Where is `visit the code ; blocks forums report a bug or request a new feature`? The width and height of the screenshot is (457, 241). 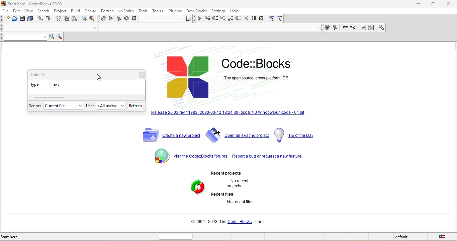
visit the code ; blocks forums report a bug or request a new feature is located at coordinates (229, 157).